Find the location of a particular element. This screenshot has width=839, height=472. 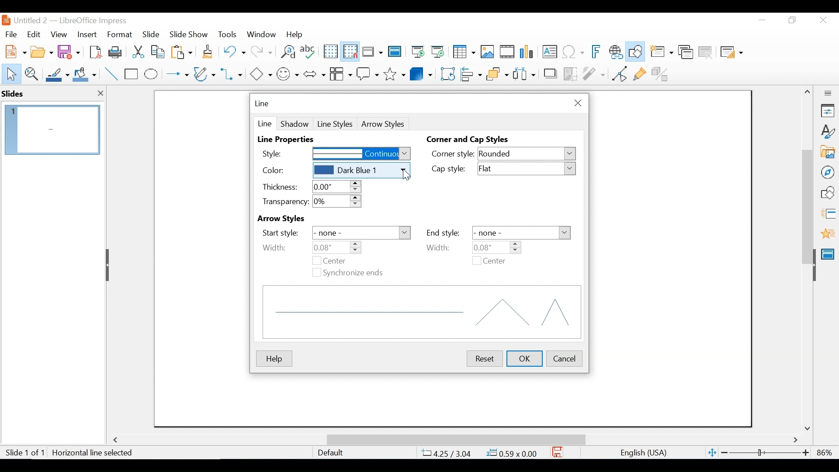

Dark blue 1 is located at coordinates (361, 170).